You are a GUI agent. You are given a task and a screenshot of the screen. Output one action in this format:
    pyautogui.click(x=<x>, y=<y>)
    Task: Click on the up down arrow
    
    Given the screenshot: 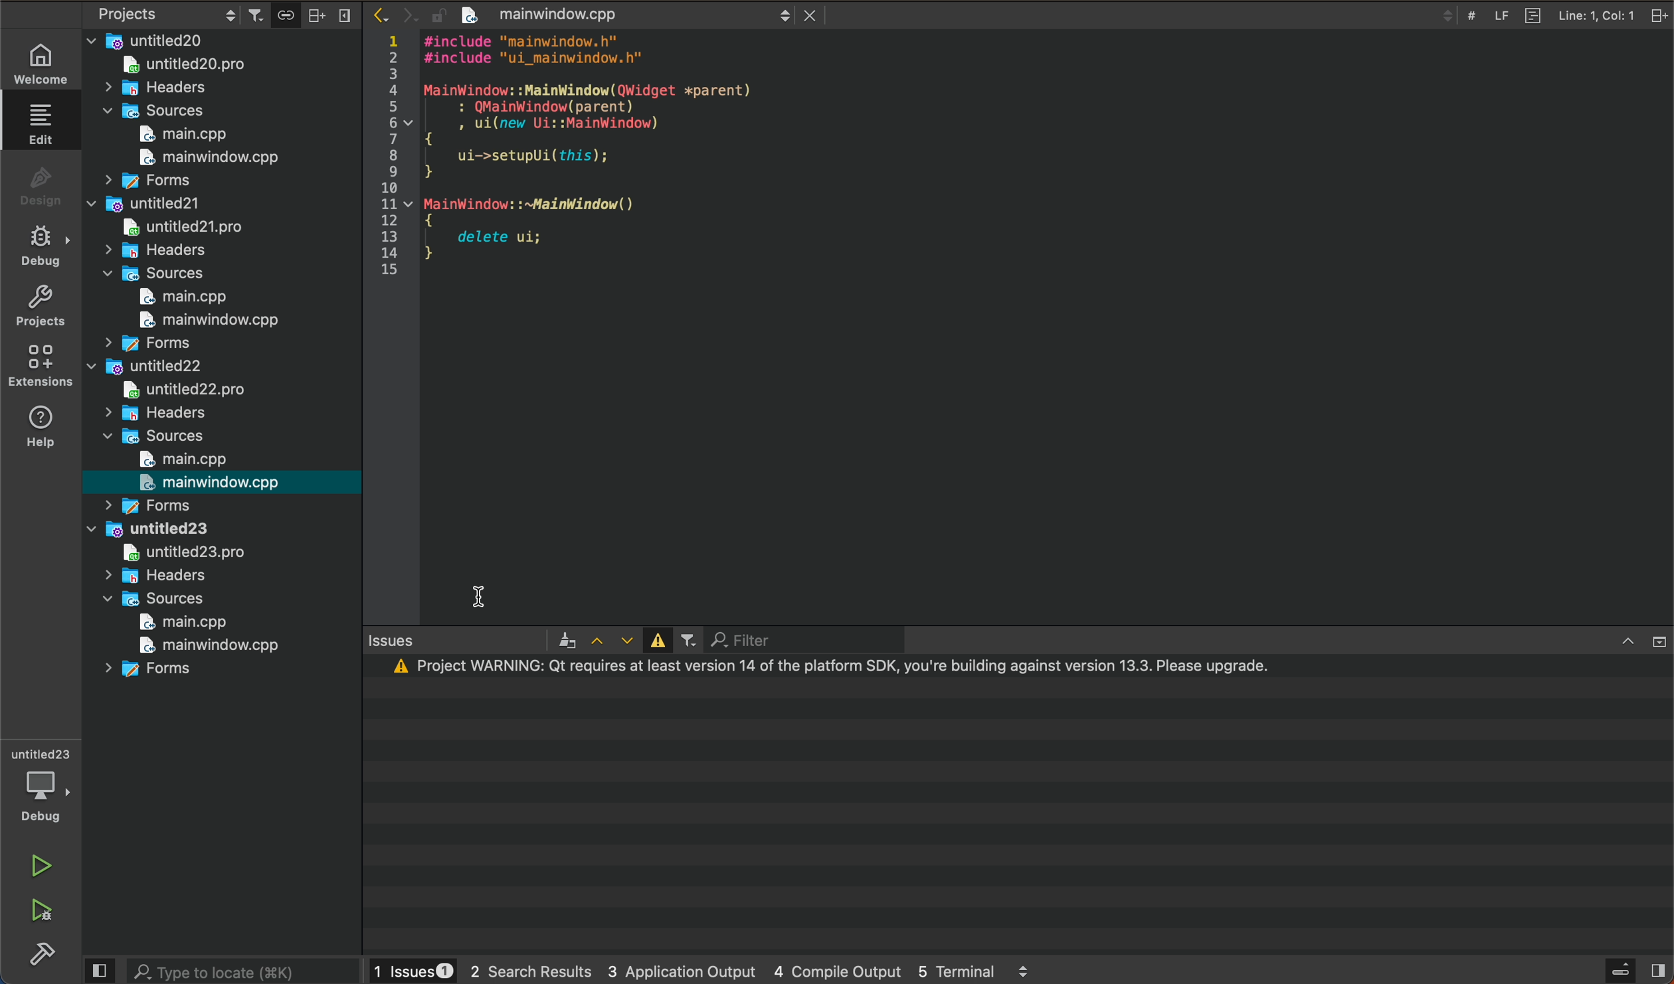 What is the action you would take?
    pyautogui.click(x=1445, y=16)
    